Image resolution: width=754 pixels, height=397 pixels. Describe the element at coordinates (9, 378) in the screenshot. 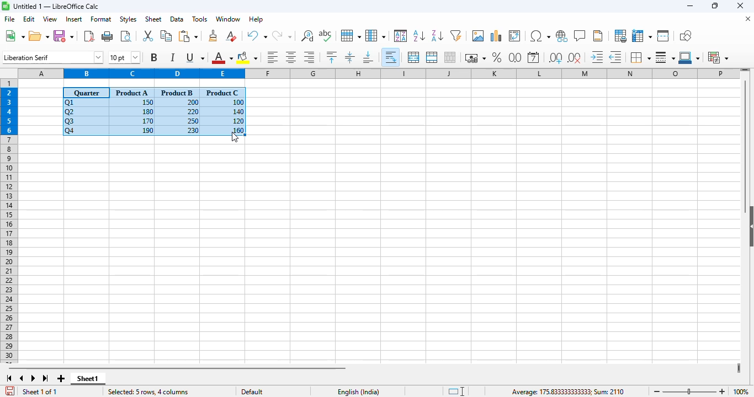

I see `scroll to first sheet` at that location.